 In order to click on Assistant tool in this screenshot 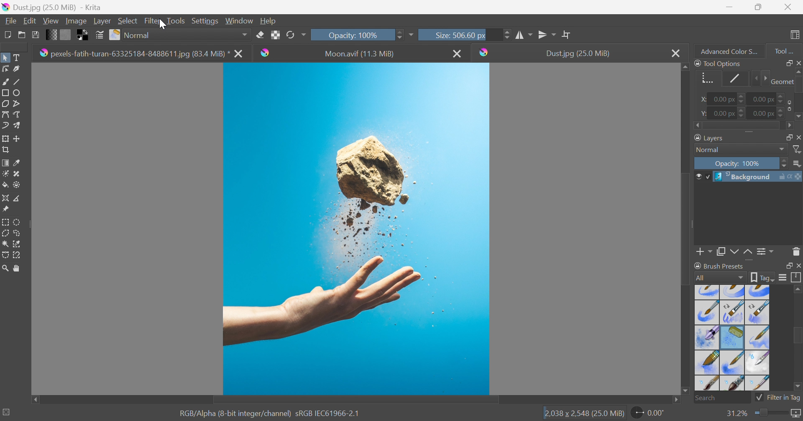, I will do `click(5, 197)`.